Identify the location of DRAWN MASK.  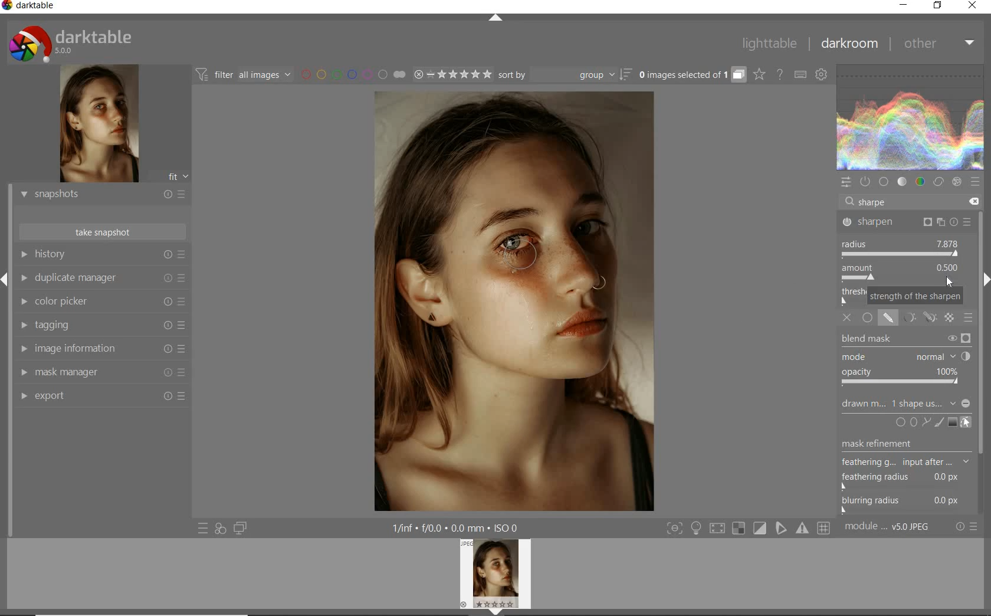
(904, 404).